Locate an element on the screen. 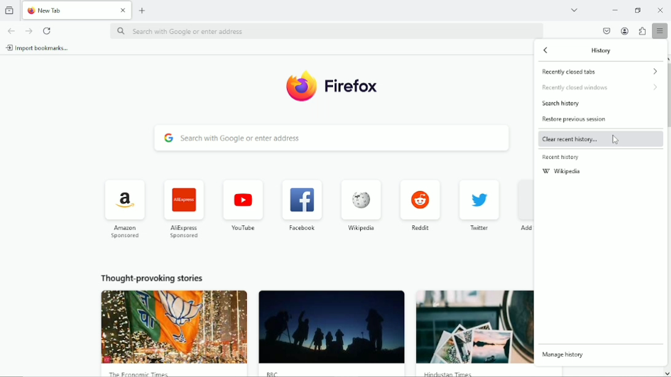 The width and height of the screenshot is (671, 377). AliExpress Sponsored is located at coordinates (184, 208).